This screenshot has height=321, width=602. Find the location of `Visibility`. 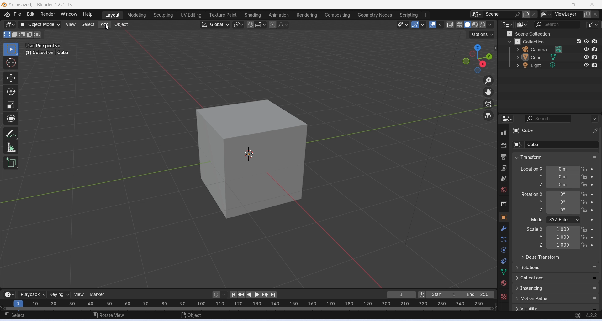

Visibility is located at coordinates (555, 308).